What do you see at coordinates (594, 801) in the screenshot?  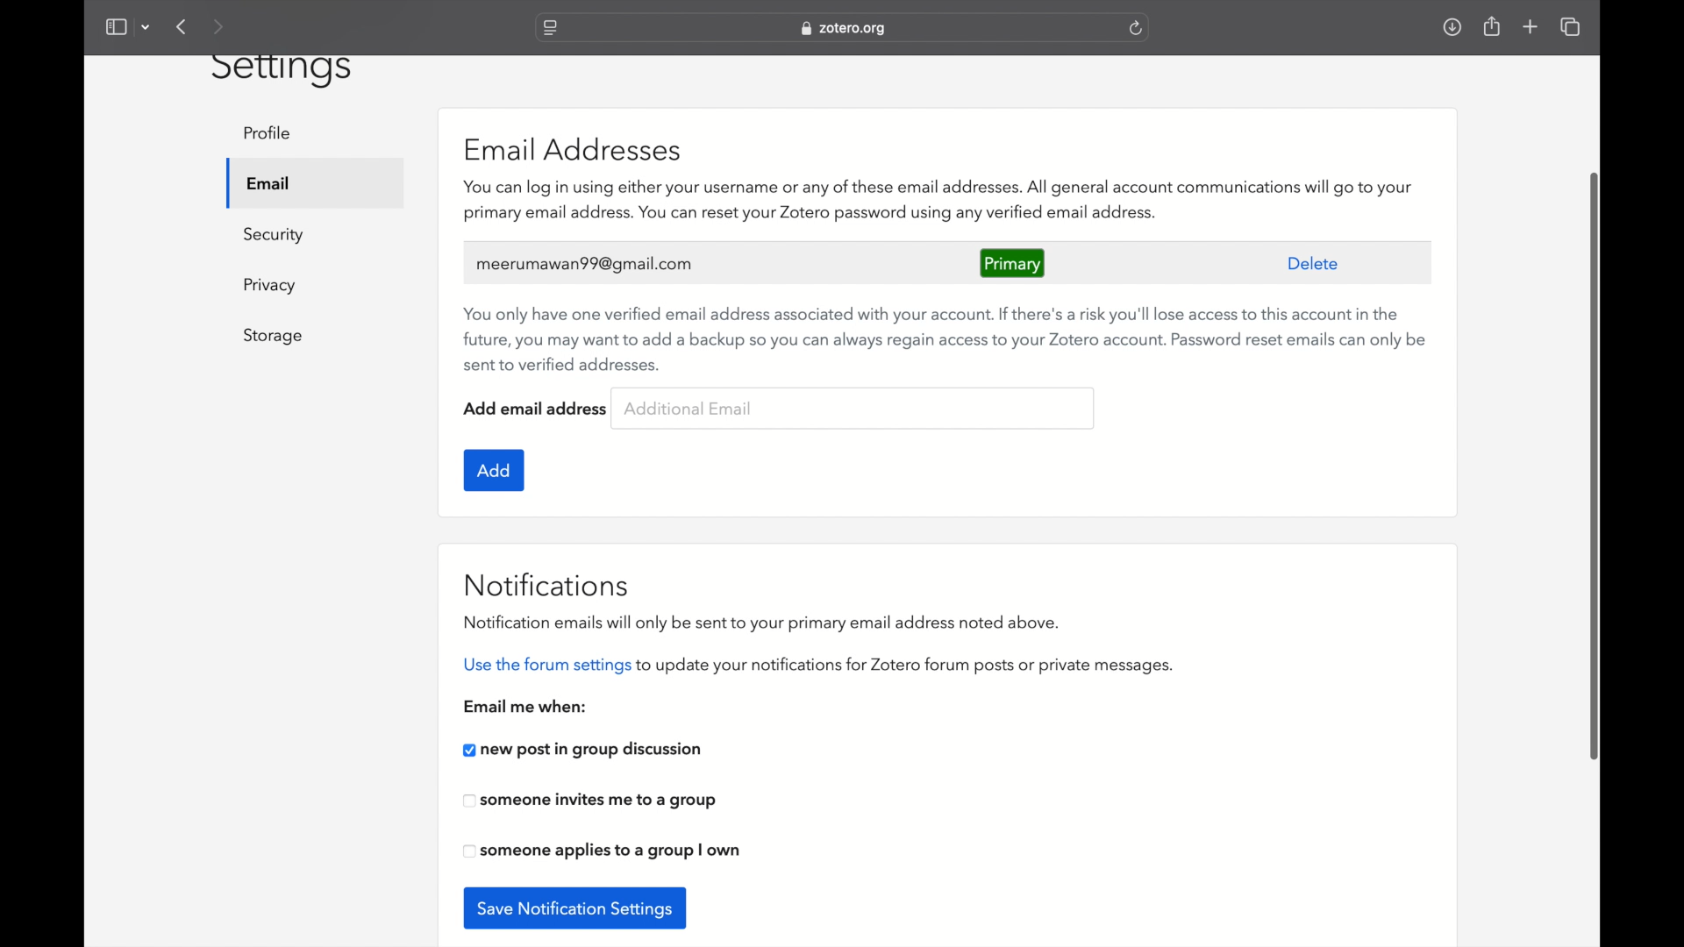 I see `checkbox` at bounding box center [594, 801].